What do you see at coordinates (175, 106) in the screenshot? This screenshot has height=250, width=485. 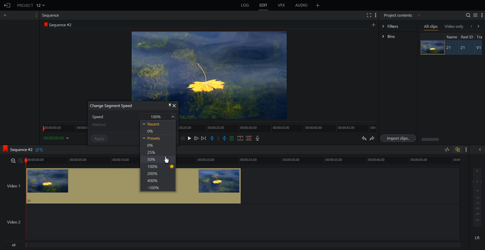 I see `close` at bounding box center [175, 106].